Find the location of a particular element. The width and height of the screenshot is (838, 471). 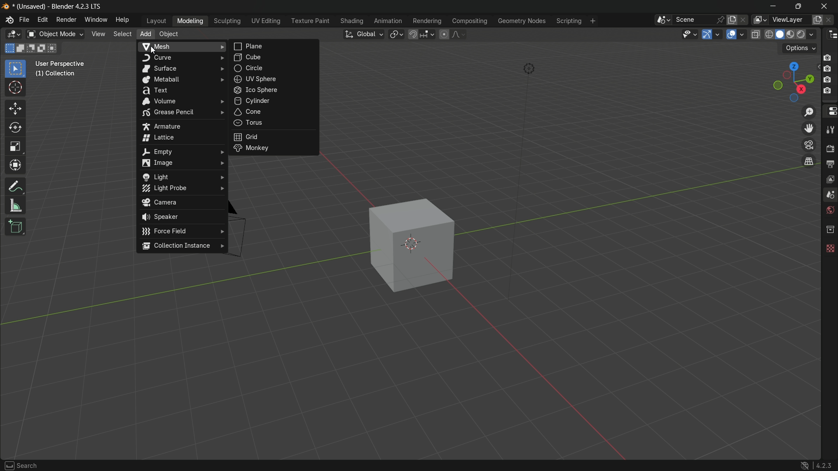

light is located at coordinates (183, 176).